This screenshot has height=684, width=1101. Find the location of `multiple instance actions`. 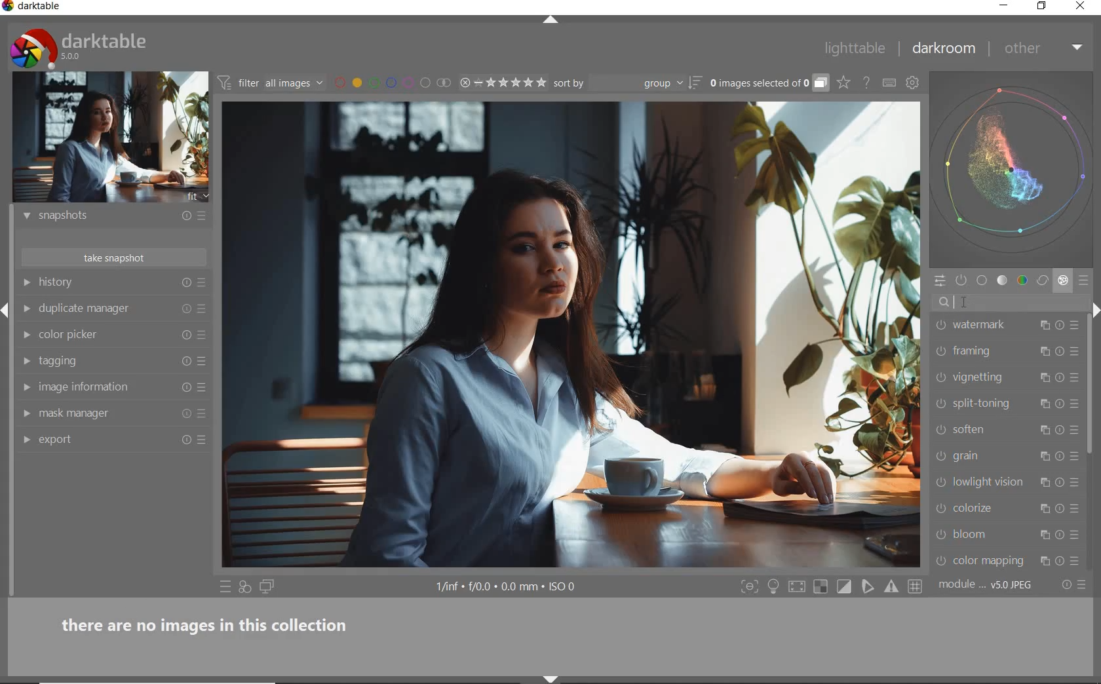

multiple instance actions is located at coordinates (1043, 326).